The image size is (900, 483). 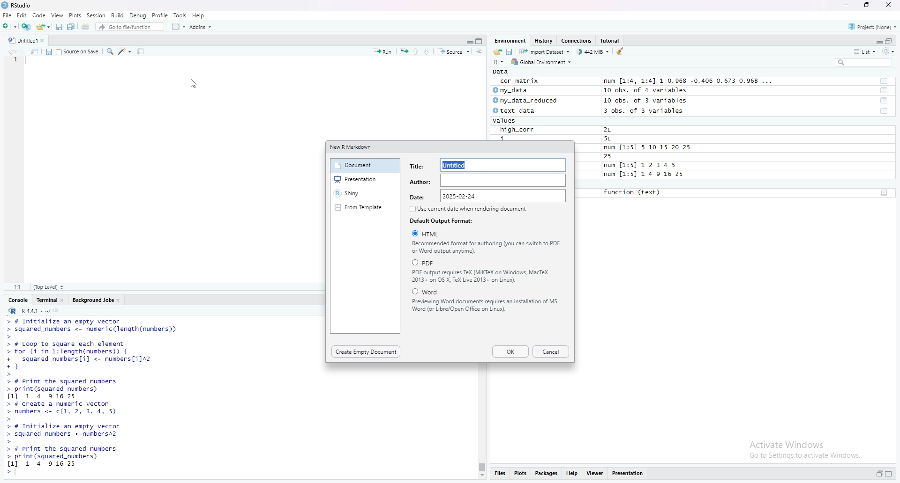 I want to click on Default Output Format:, so click(x=441, y=221).